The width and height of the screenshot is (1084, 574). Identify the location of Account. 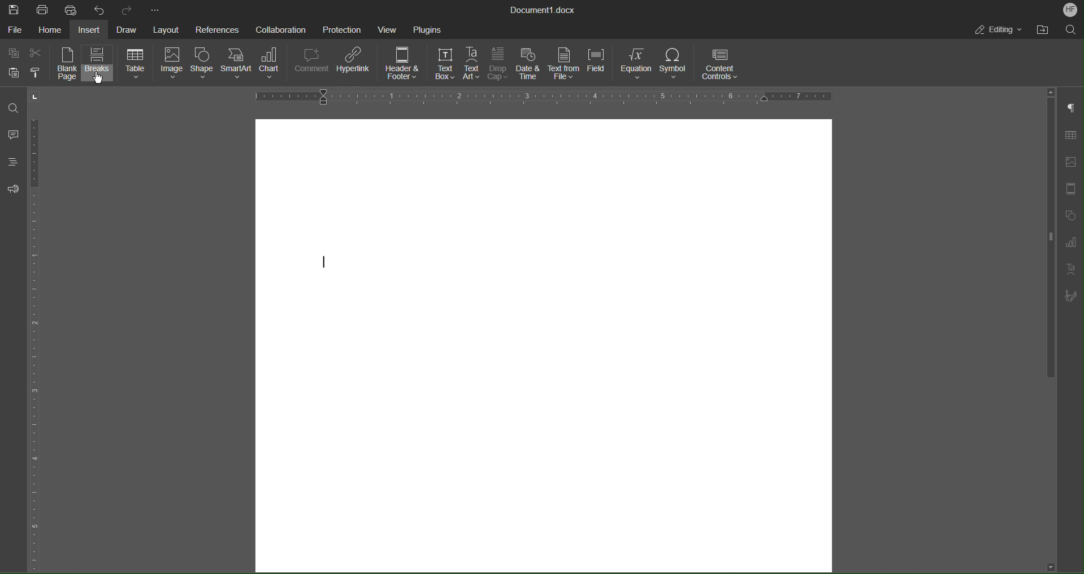
(1070, 10).